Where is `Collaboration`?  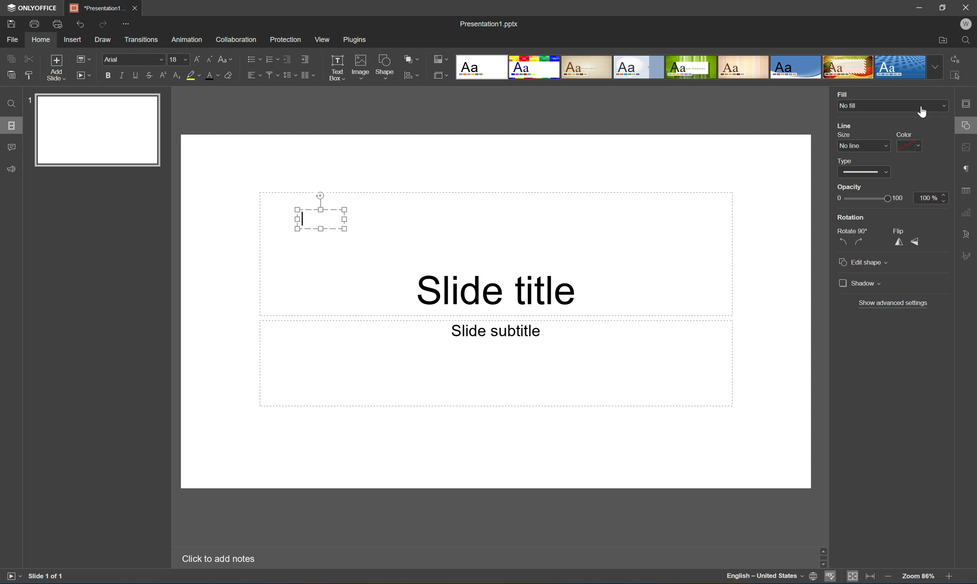 Collaboration is located at coordinates (234, 39).